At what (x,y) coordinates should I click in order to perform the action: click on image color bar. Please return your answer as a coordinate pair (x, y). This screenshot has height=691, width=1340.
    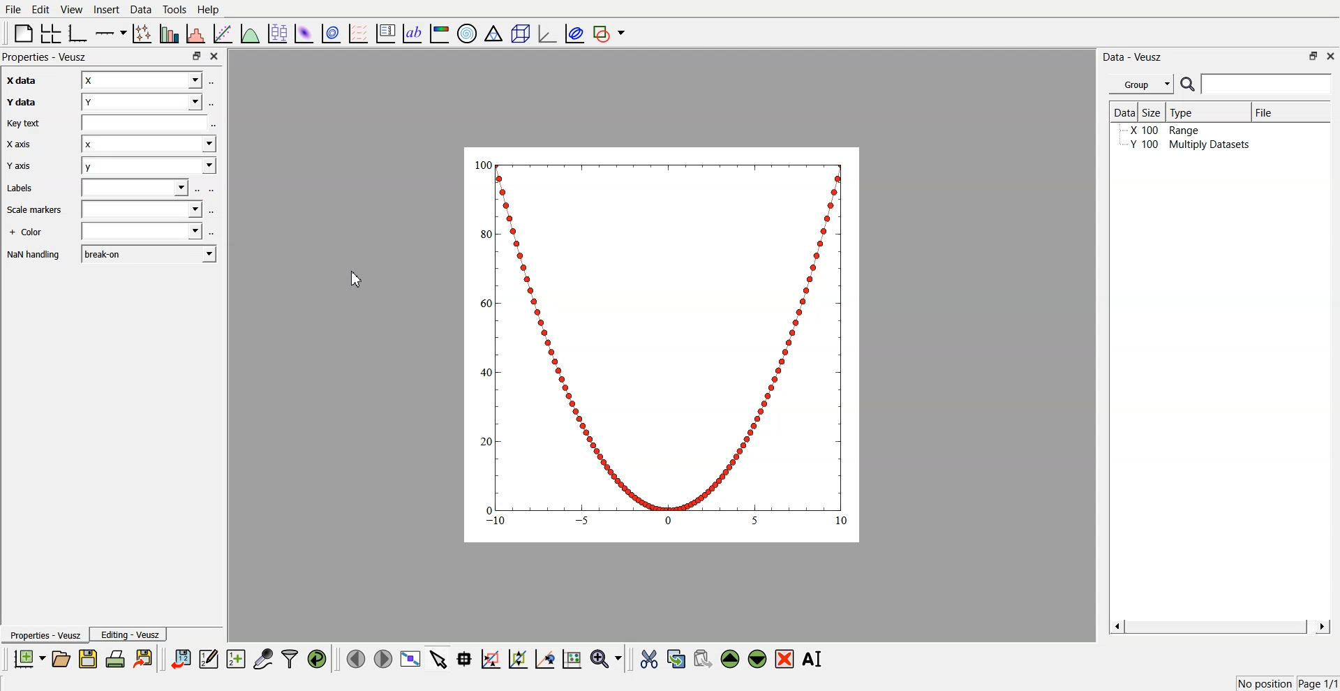
    Looking at the image, I should click on (439, 34).